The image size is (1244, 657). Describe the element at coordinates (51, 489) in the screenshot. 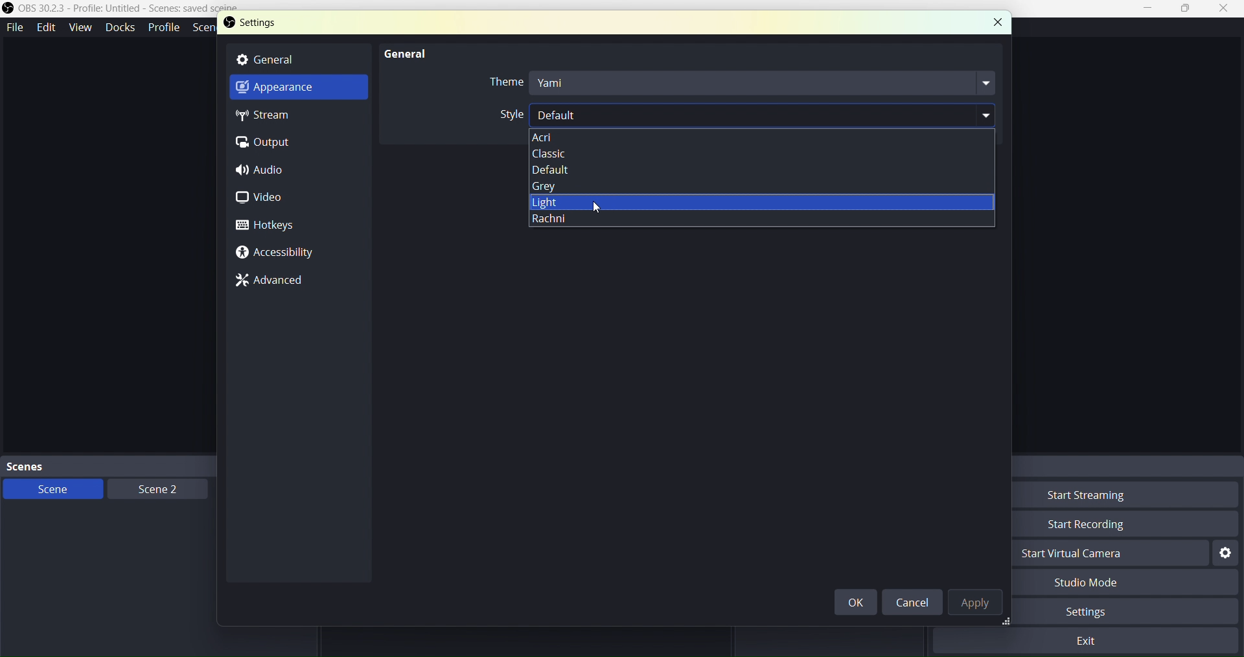

I see `Scene` at that location.